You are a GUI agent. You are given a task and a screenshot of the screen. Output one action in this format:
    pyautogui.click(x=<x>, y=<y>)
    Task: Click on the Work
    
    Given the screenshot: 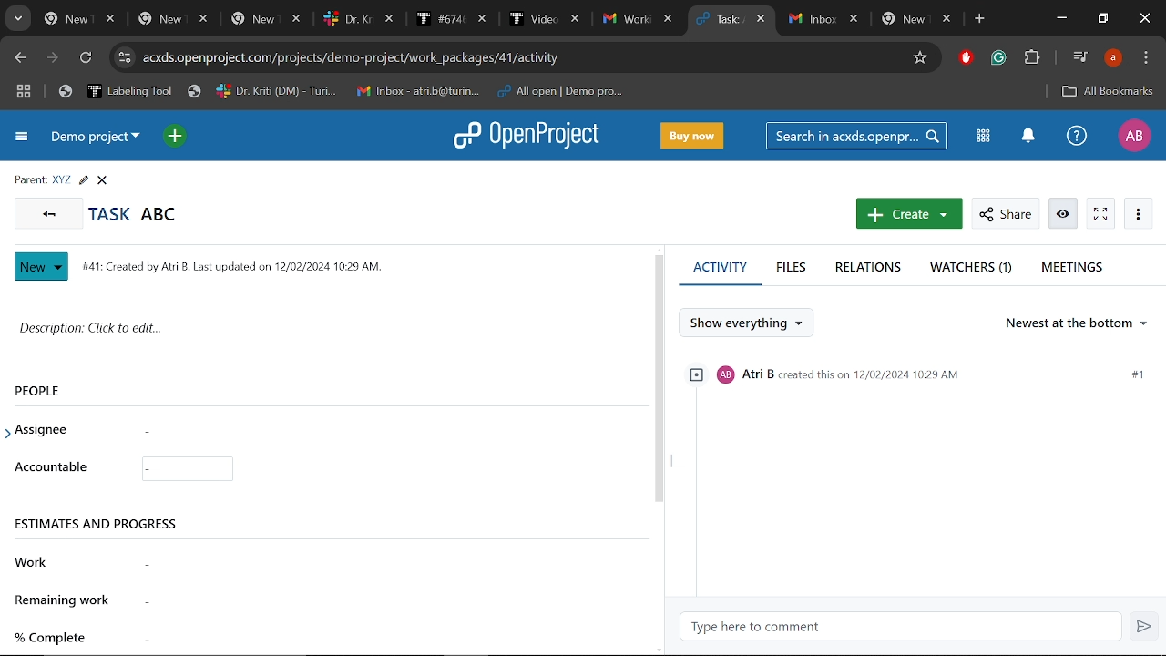 What is the action you would take?
    pyautogui.click(x=290, y=563)
    